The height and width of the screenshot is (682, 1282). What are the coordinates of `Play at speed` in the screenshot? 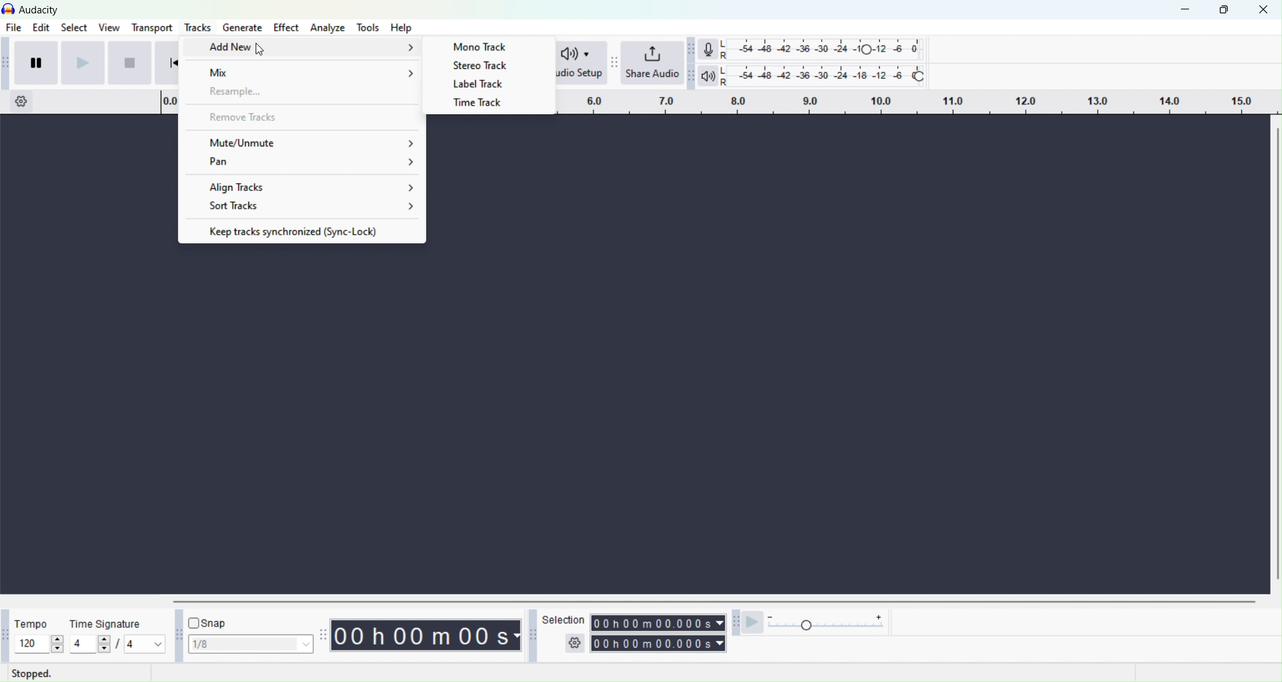 It's located at (755, 624).